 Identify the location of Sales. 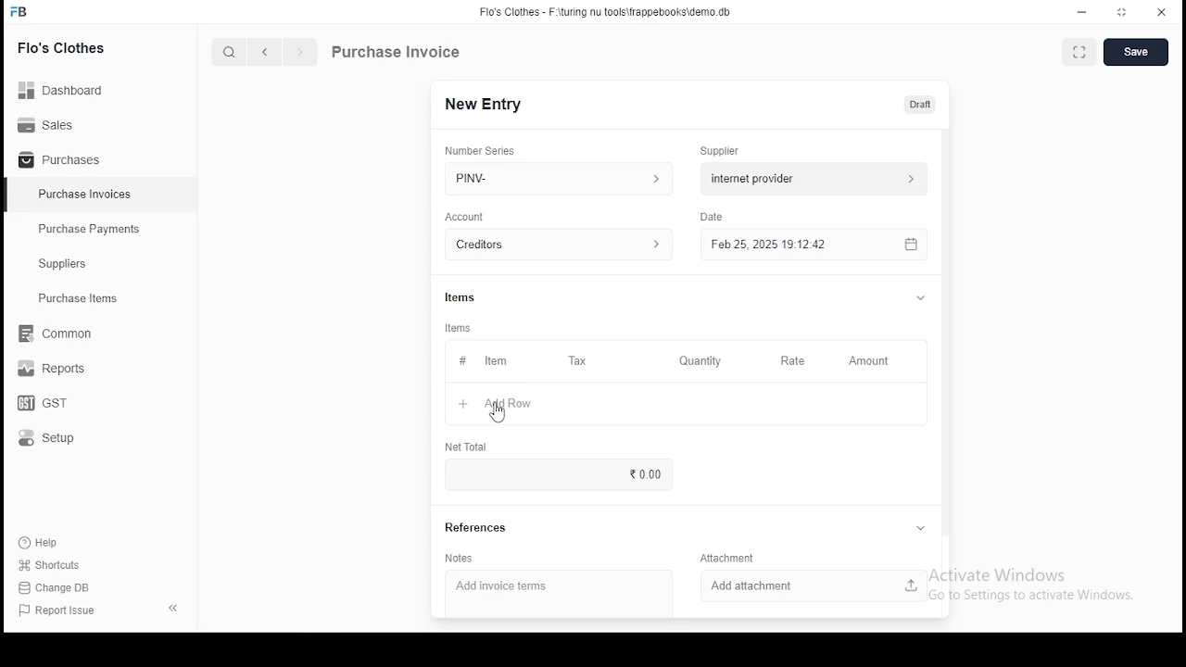
(51, 123).